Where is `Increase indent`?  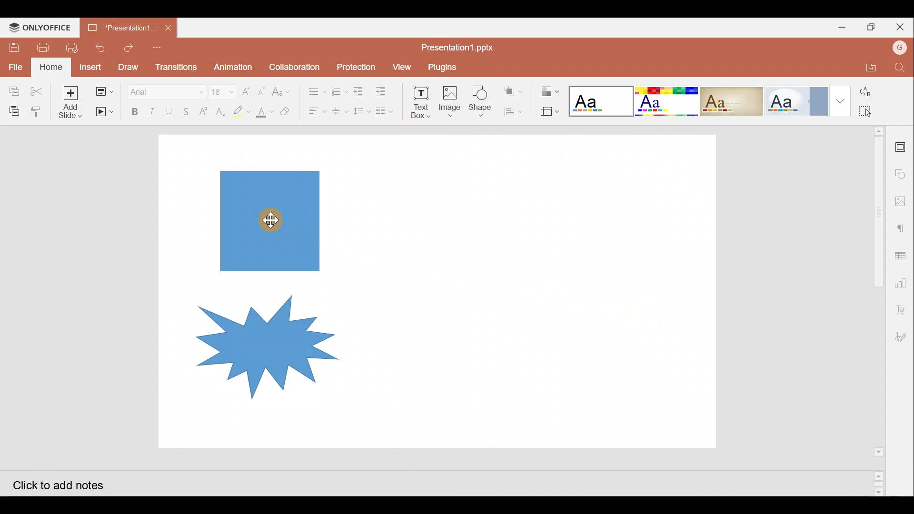 Increase indent is located at coordinates (384, 89).